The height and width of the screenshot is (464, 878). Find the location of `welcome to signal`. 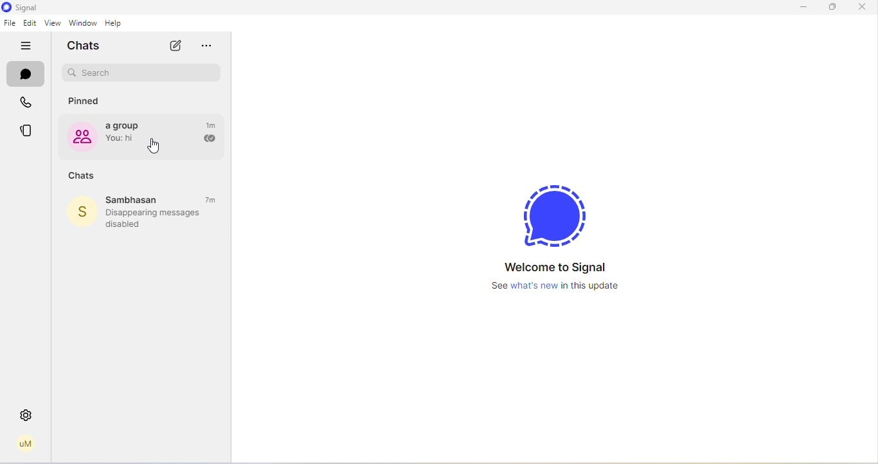

welcome to signal is located at coordinates (556, 227).